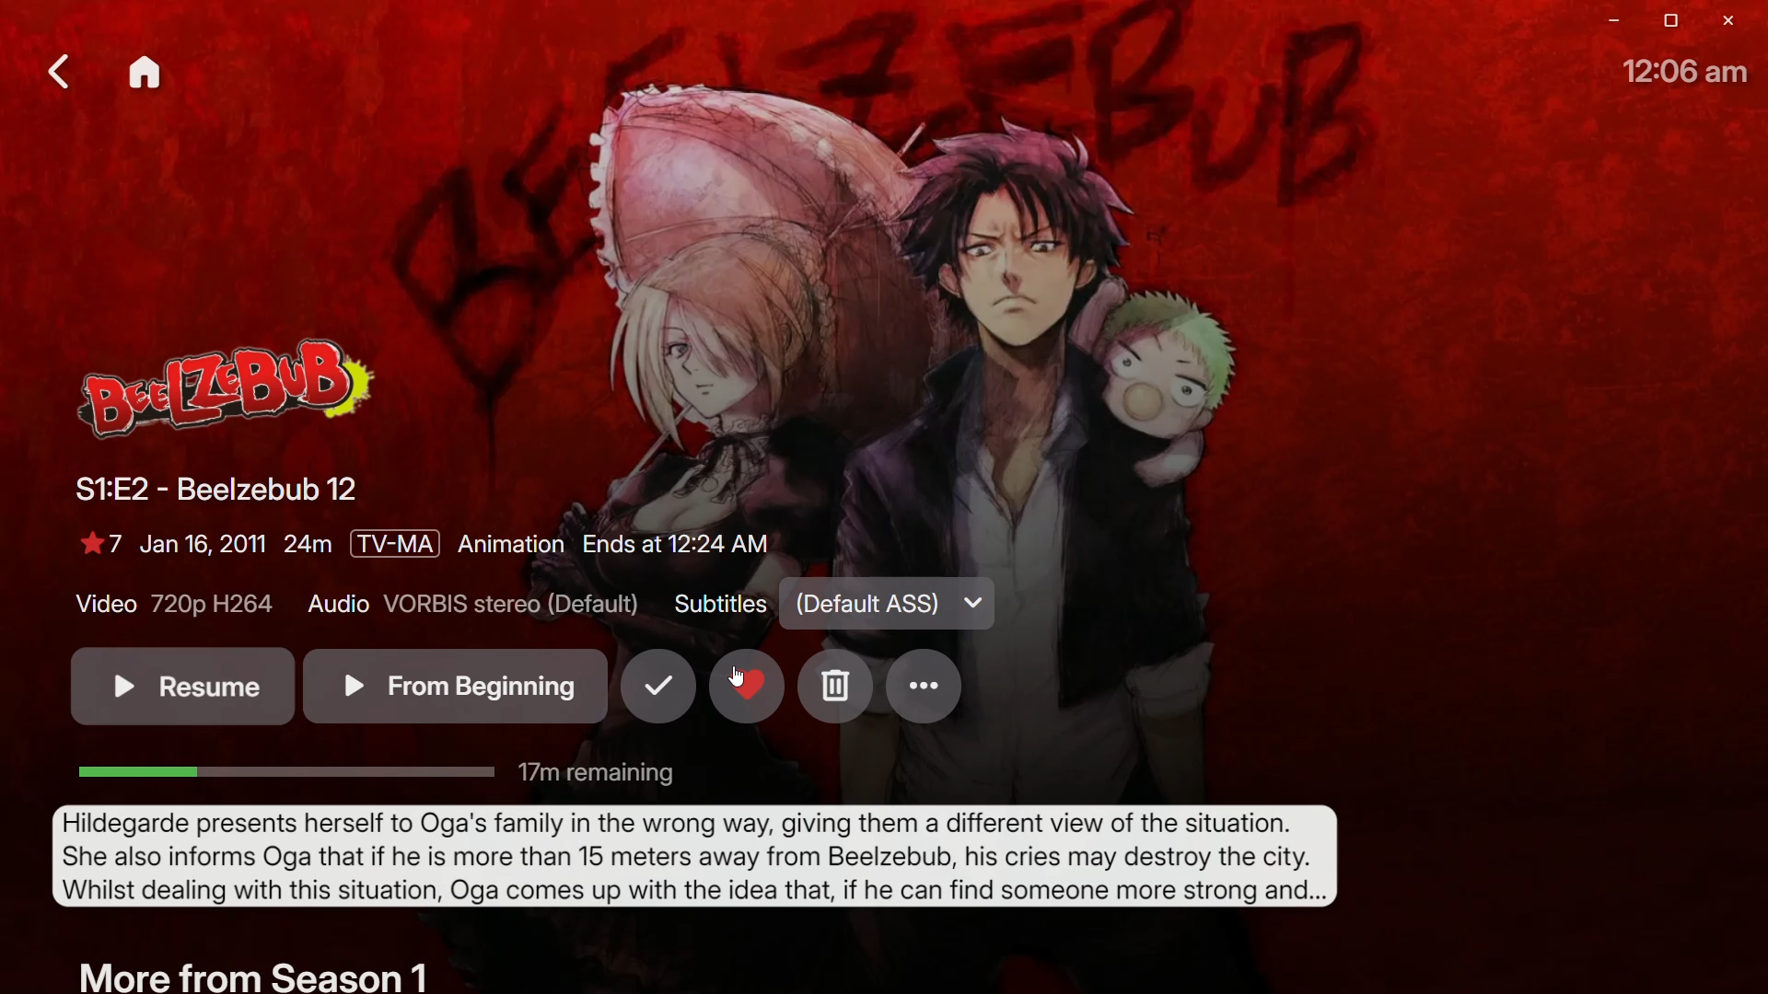 The width and height of the screenshot is (1768, 994). I want to click on Time, so click(1692, 73).